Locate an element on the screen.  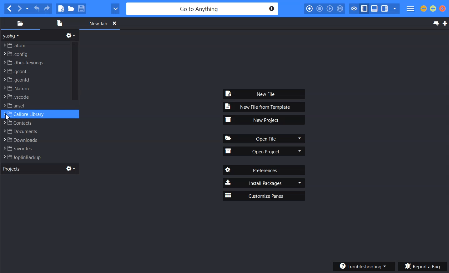
File is located at coordinates (34, 131).